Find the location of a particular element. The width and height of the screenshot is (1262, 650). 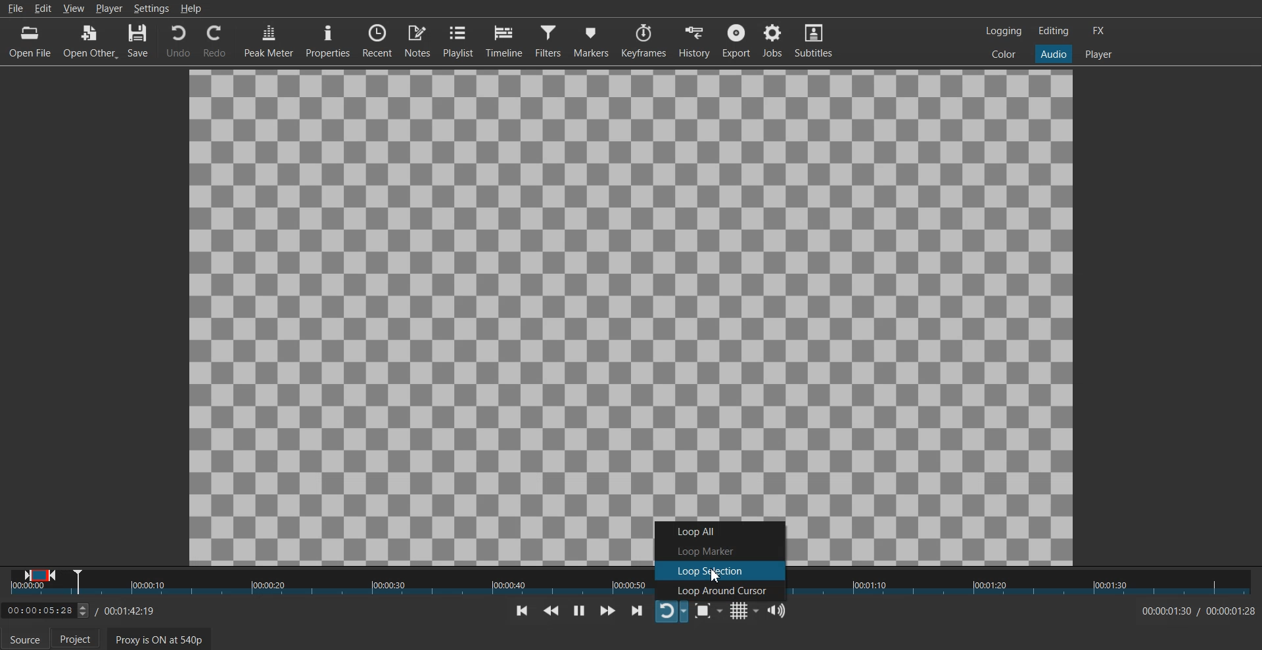

Show the volume control is located at coordinates (778, 610).